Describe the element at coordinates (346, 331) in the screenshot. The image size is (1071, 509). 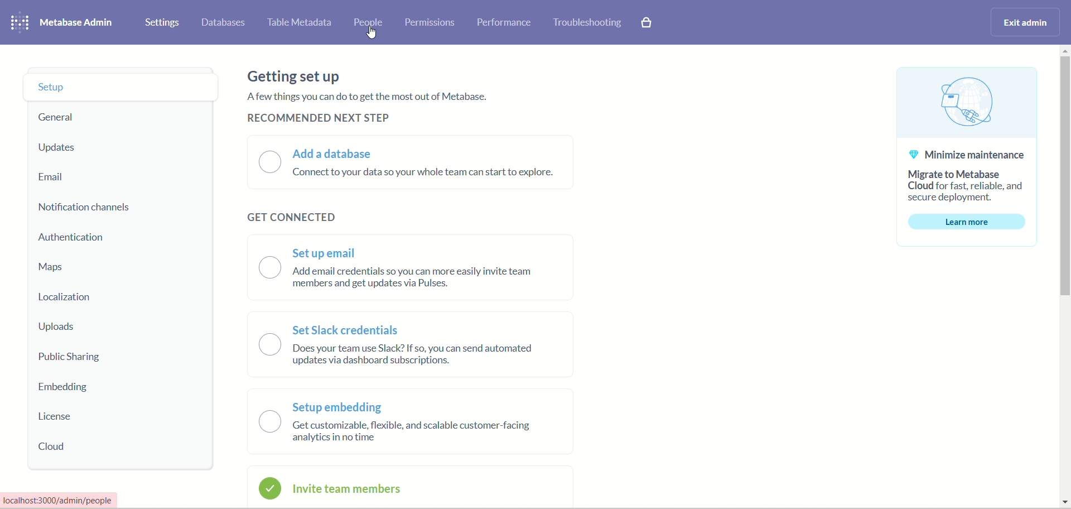
I see `set slack credentials` at that location.